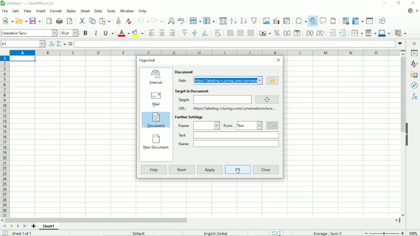 The image size is (420, 236). I want to click on format, so click(56, 10).